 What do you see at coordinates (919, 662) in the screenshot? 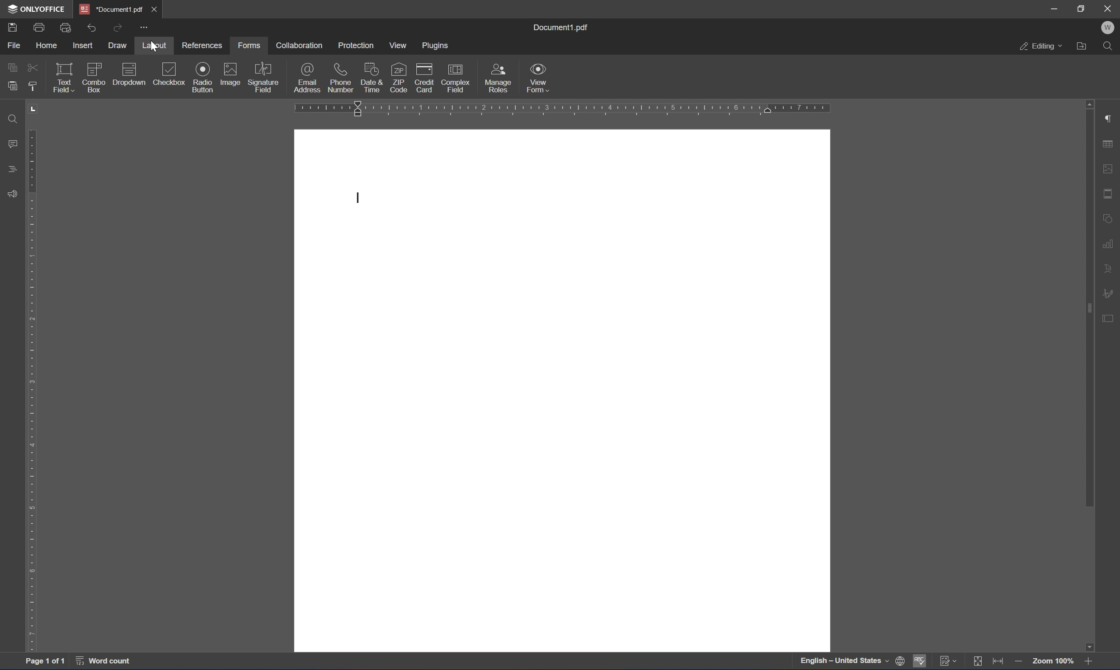
I see `spell checking` at bounding box center [919, 662].